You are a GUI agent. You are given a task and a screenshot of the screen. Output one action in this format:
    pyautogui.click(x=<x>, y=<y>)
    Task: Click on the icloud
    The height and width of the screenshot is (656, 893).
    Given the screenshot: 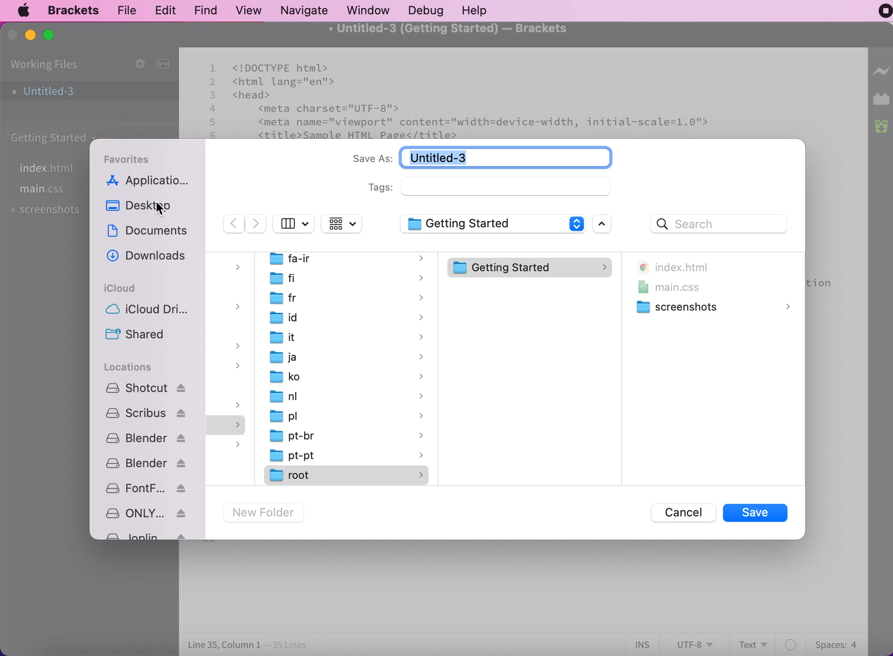 What is the action you would take?
    pyautogui.click(x=122, y=288)
    